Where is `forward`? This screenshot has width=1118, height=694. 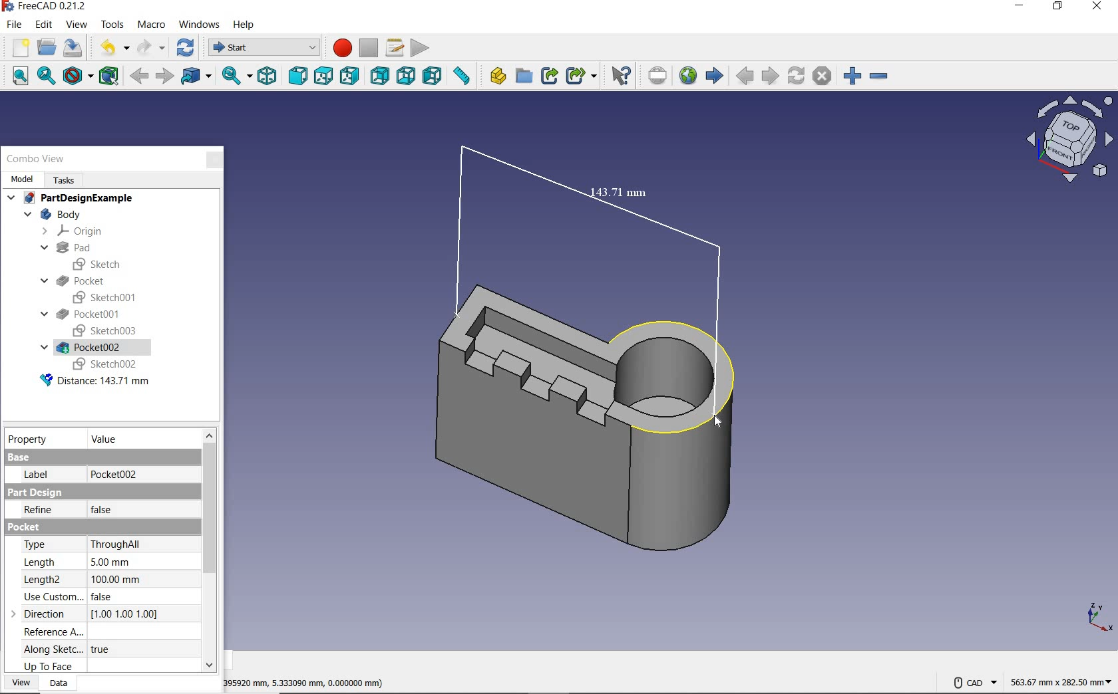
forward is located at coordinates (164, 76).